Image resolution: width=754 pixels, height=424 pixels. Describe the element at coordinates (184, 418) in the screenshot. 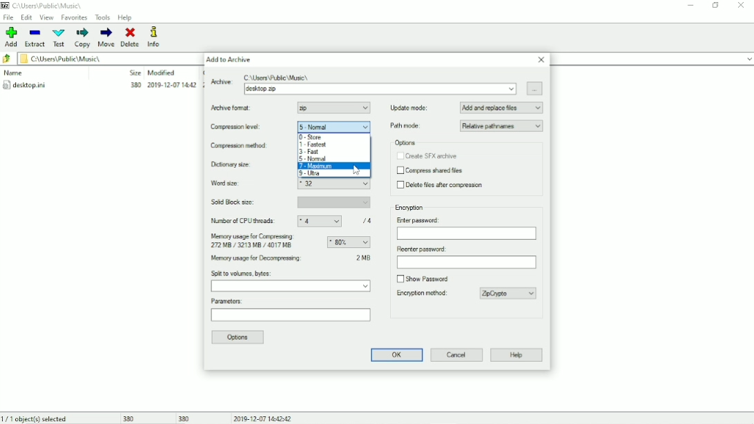

I see `380` at that location.